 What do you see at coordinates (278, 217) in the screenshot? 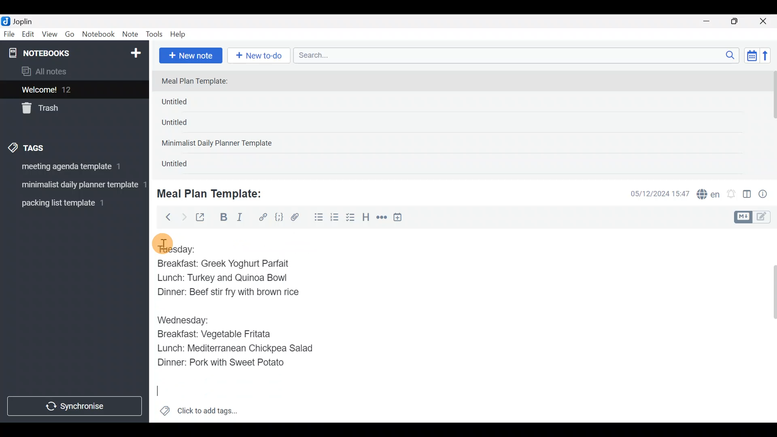
I see `Code` at bounding box center [278, 217].